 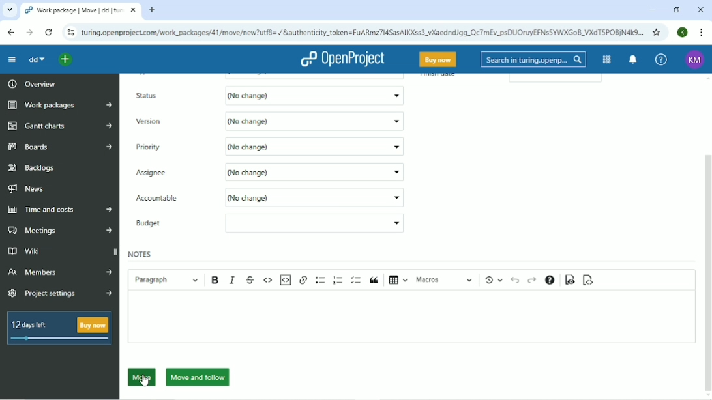 What do you see at coordinates (142, 377) in the screenshot?
I see `Move` at bounding box center [142, 377].